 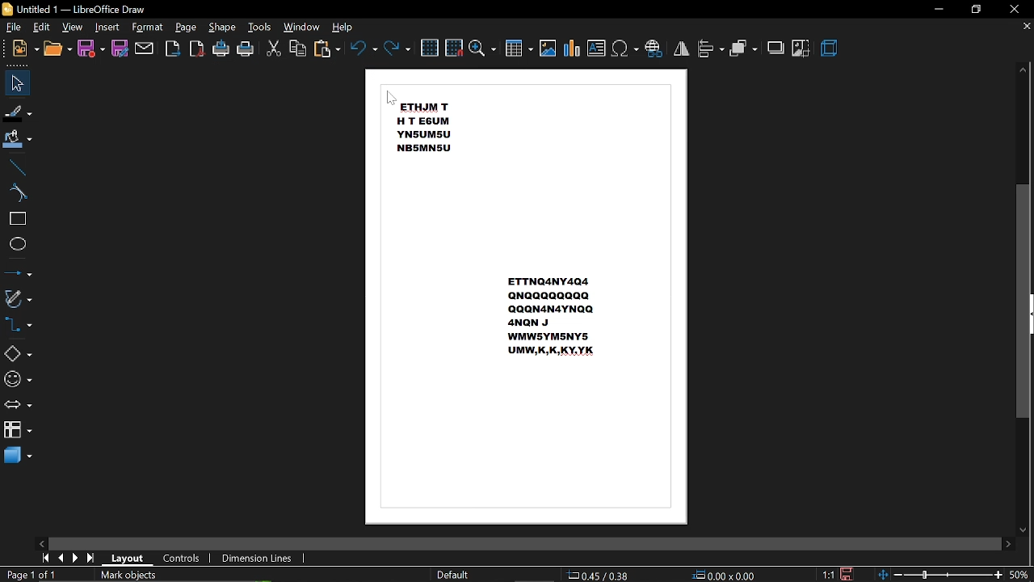 What do you see at coordinates (801, 48) in the screenshot?
I see `crop` at bounding box center [801, 48].